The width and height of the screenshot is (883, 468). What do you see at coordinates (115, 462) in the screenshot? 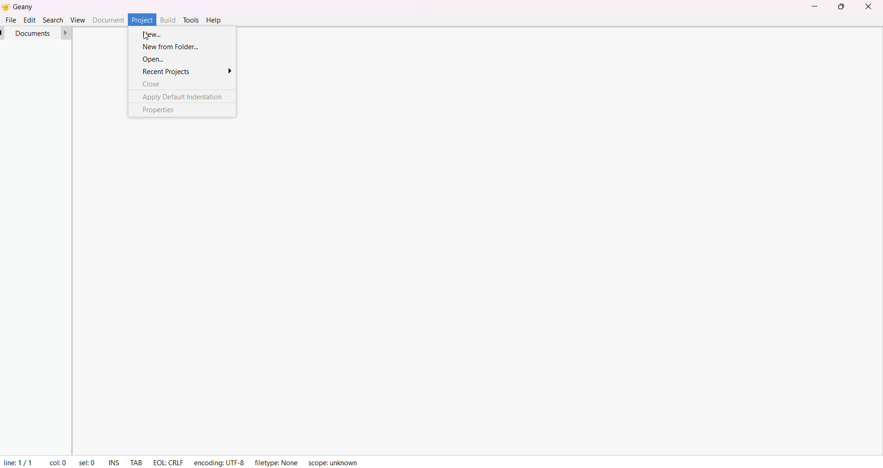
I see `ins` at bounding box center [115, 462].